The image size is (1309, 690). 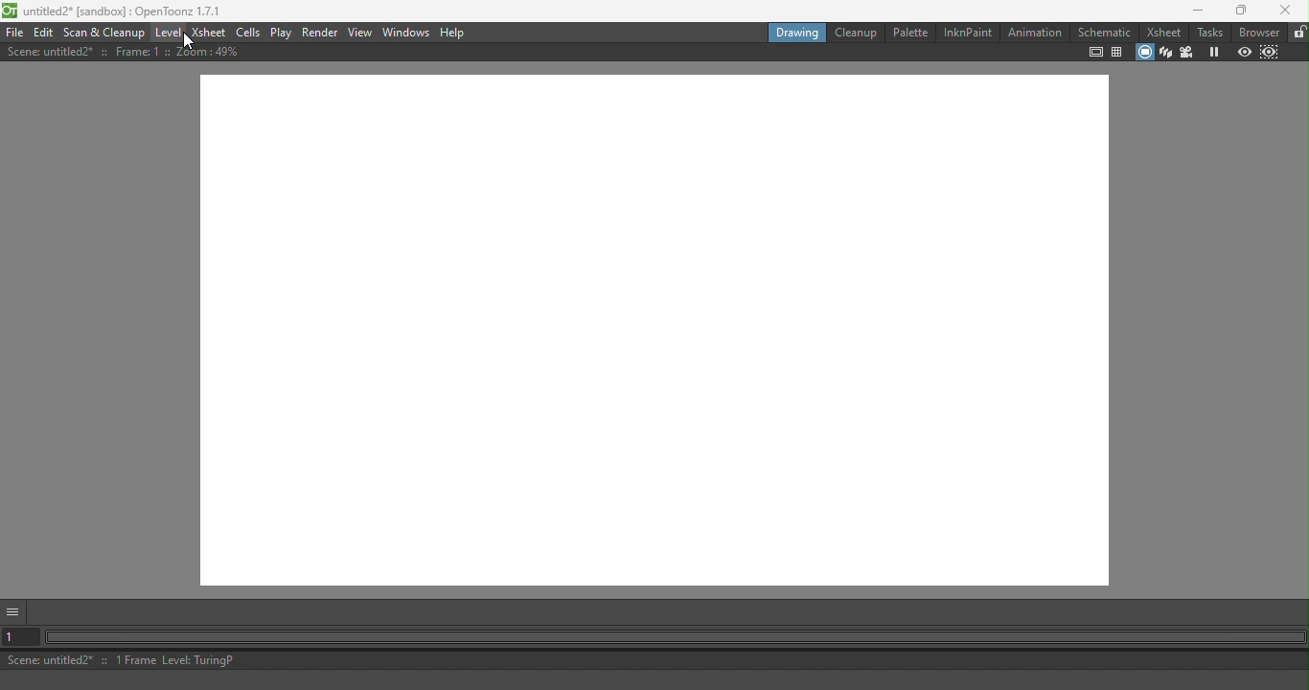 I want to click on Set the current frame, so click(x=19, y=639).